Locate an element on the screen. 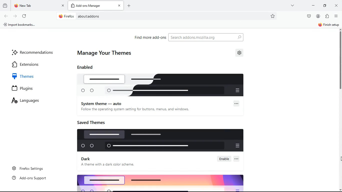 The image size is (342, 192). themes is located at coordinates (27, 76).